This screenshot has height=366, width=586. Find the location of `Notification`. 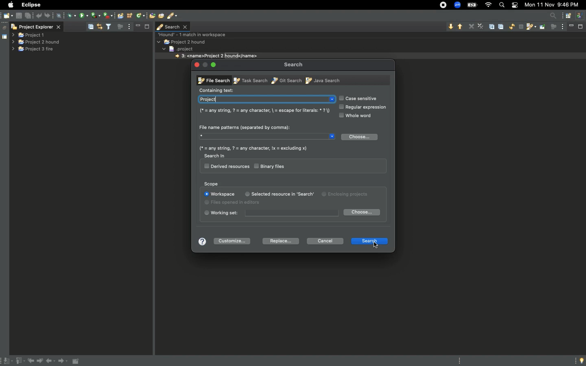

Notification is located at coordinates (514, 6).